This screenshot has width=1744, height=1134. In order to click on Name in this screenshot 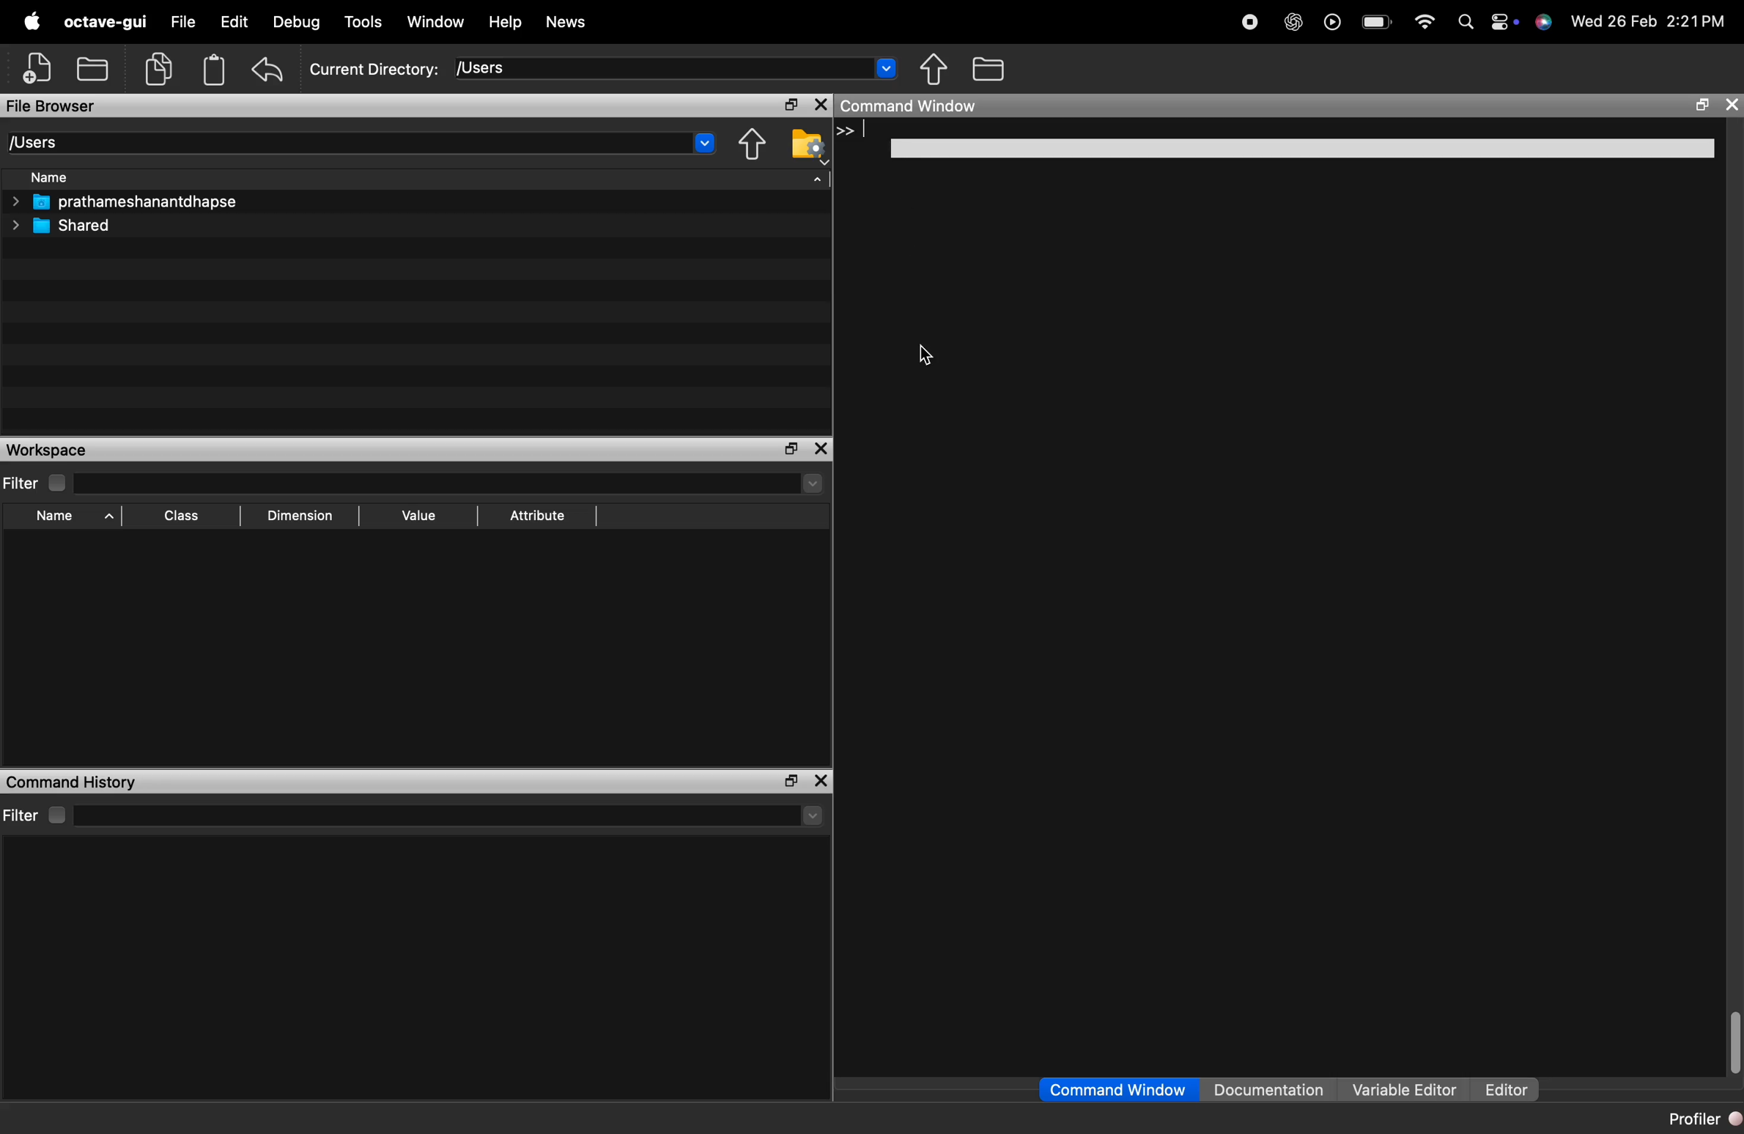, I will do `click(55, 518)`.